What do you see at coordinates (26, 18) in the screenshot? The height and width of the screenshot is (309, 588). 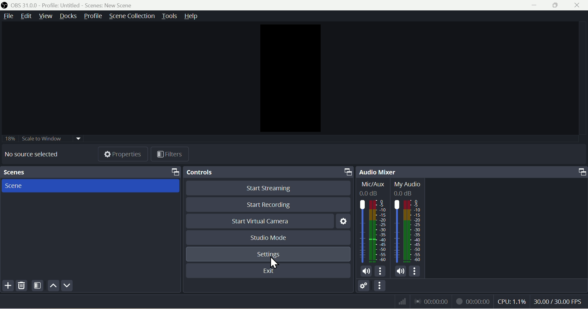 I see `Edit` at bounding box center [26, 18].